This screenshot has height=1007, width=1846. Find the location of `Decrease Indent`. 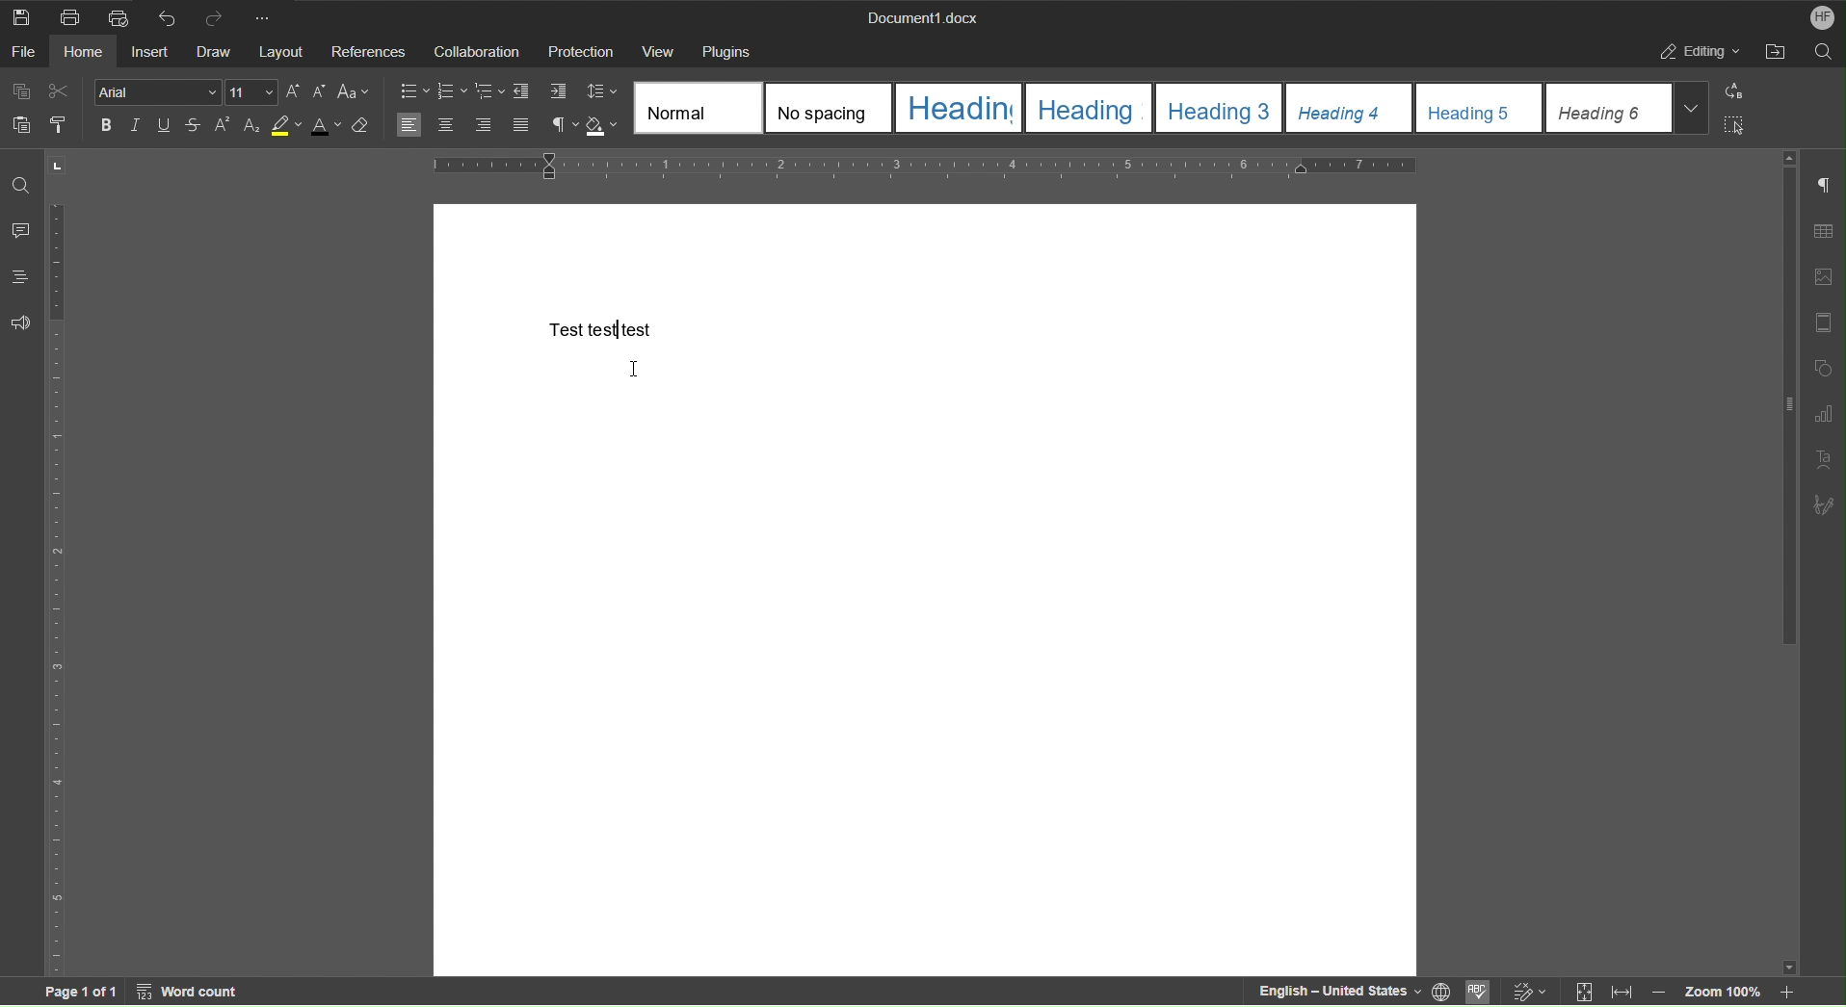

Decrease Indent is located at coordinates (524, 92).